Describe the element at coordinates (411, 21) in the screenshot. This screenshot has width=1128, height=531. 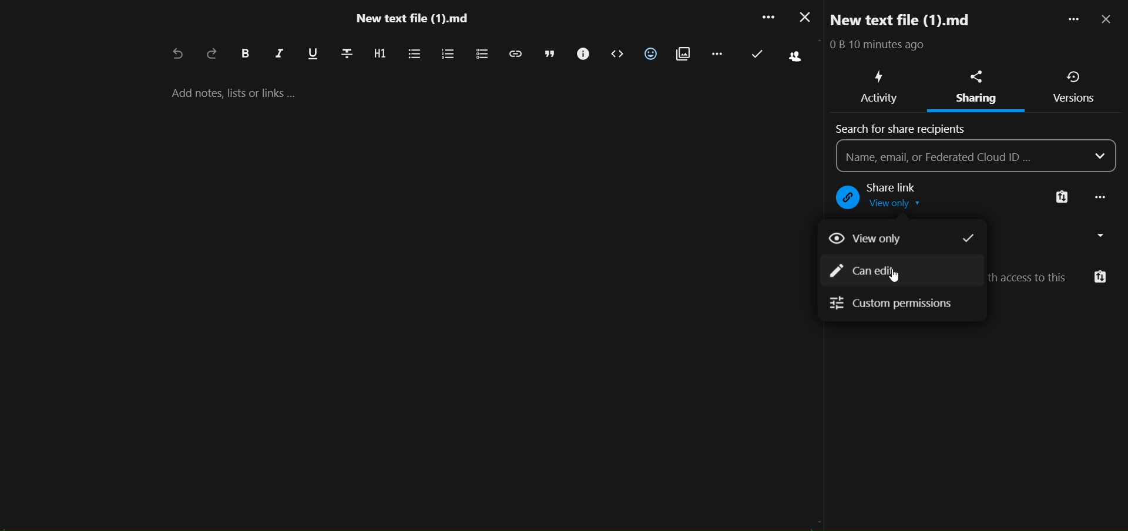
I see `file name` at that location.